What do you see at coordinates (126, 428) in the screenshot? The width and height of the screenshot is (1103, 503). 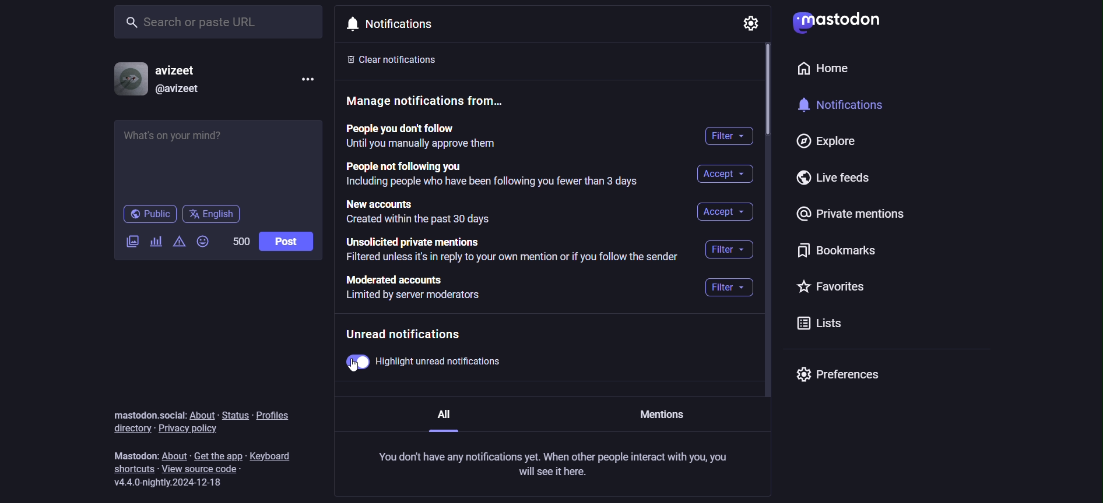 I see `directory` at bounding box center [126, 428].